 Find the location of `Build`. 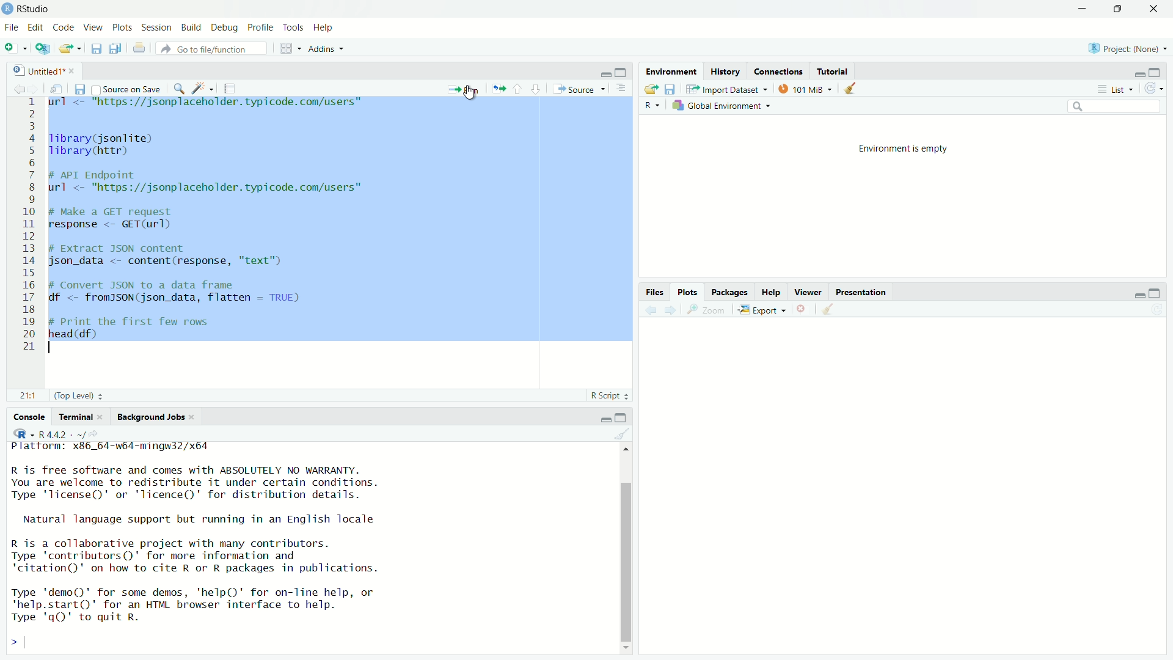

Build is located at coordinates (191, 28).